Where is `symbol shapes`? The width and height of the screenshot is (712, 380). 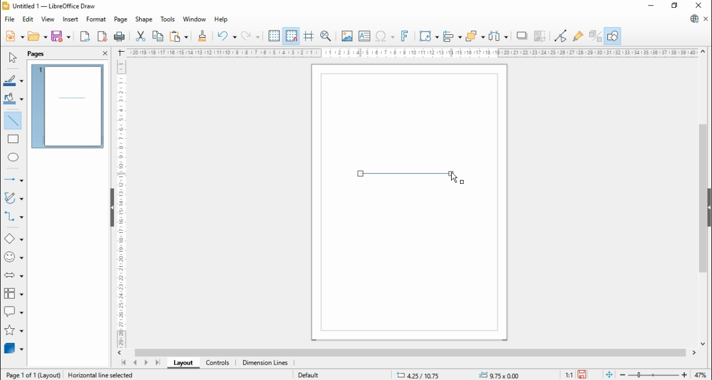 symbol shapes is located at coordinates (13, 257).